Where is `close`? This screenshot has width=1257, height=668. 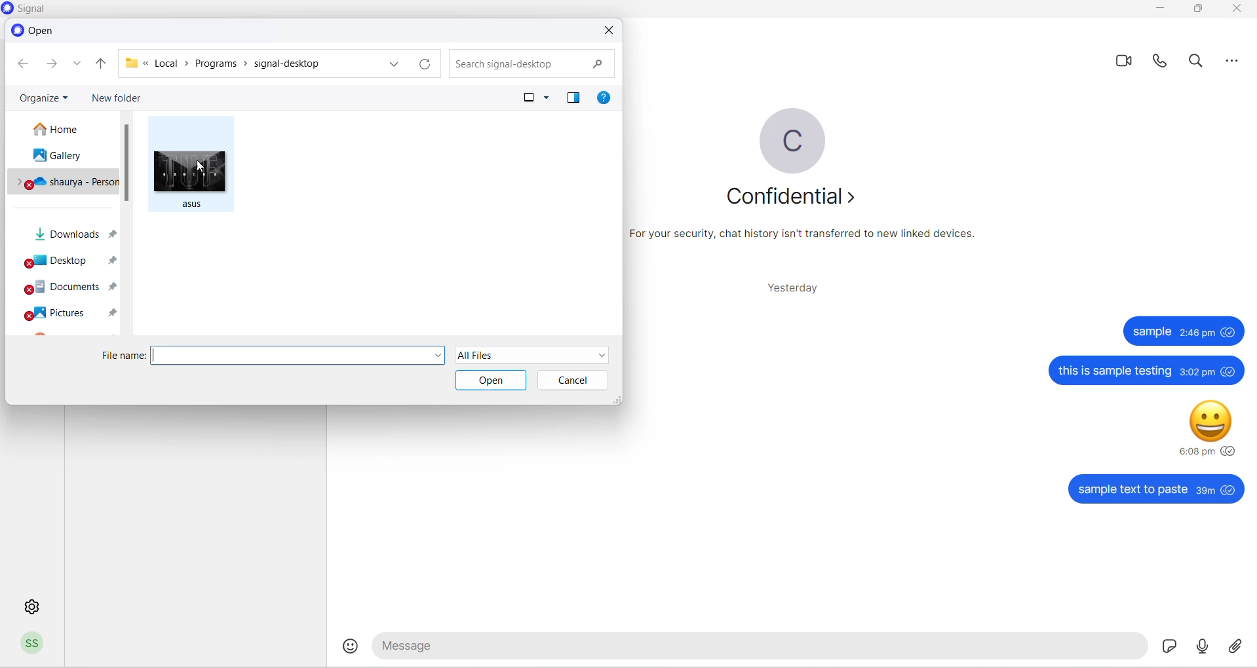 close is located at coordinates (1235, 10).